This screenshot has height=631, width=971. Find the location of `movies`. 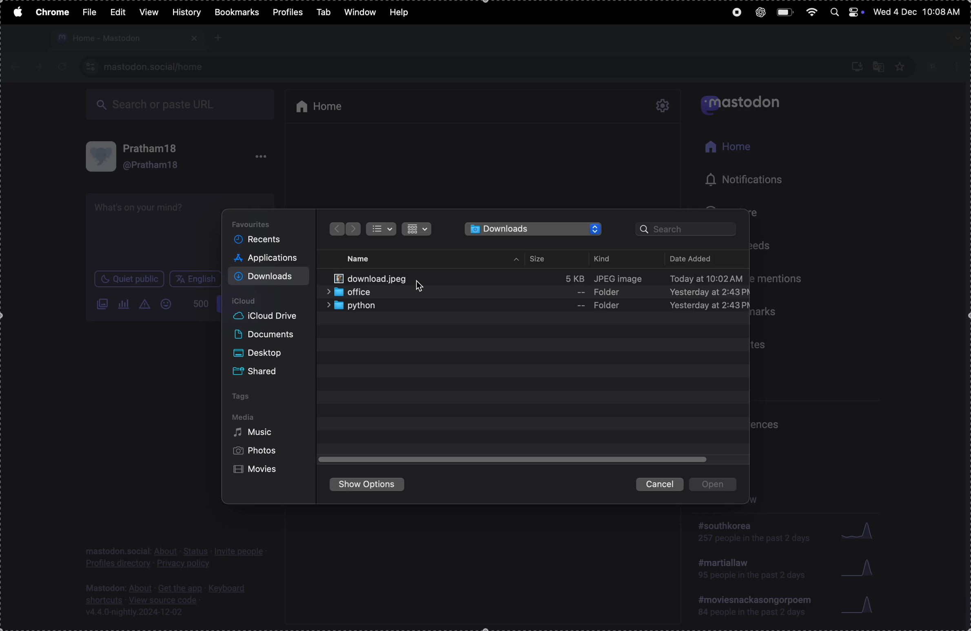

movies is located at coordinates (259, 471).